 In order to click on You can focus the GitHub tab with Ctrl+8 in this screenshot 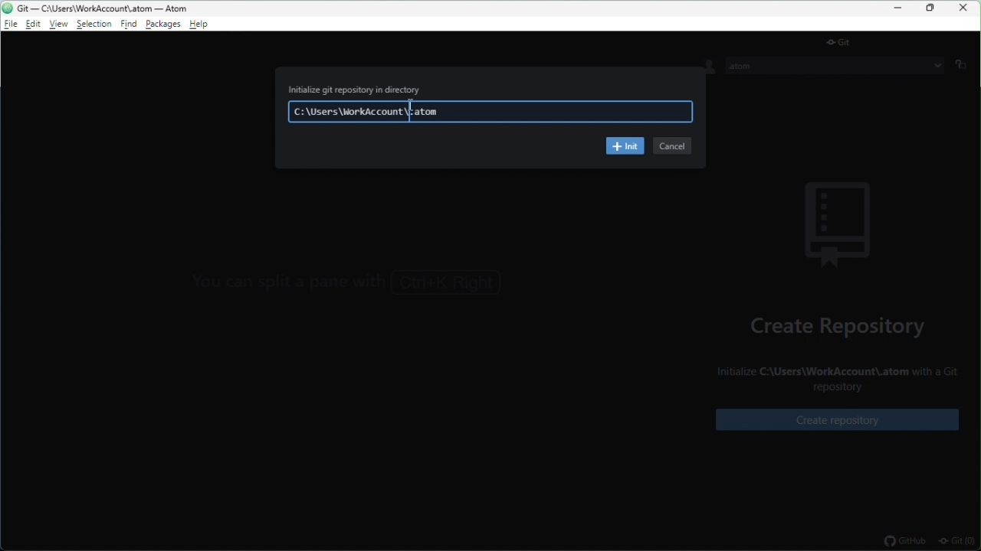, I will do `click(350, 275)`.